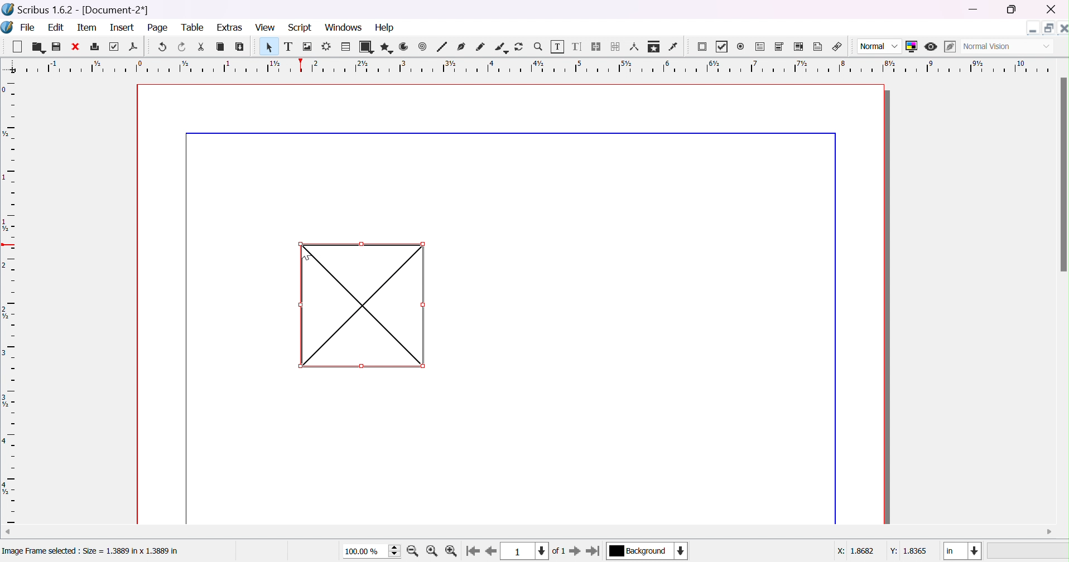 The width and height of the screenshot is (1069, 562). What do you see at coordinates (1052, 9) in the screenshot?
I see `close` at bounding box center [1052, 9].